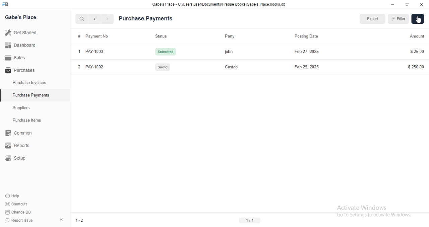 The image size is (429, 227). What do you see at coordinates (15, 57) in the screenshot?
I see `Sales` at bounding box center [15, 57].